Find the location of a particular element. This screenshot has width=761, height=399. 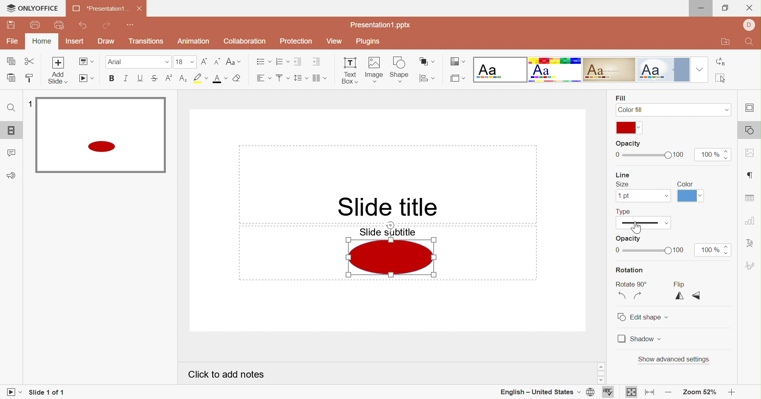

Align shape is located at coordinates (427, 78).